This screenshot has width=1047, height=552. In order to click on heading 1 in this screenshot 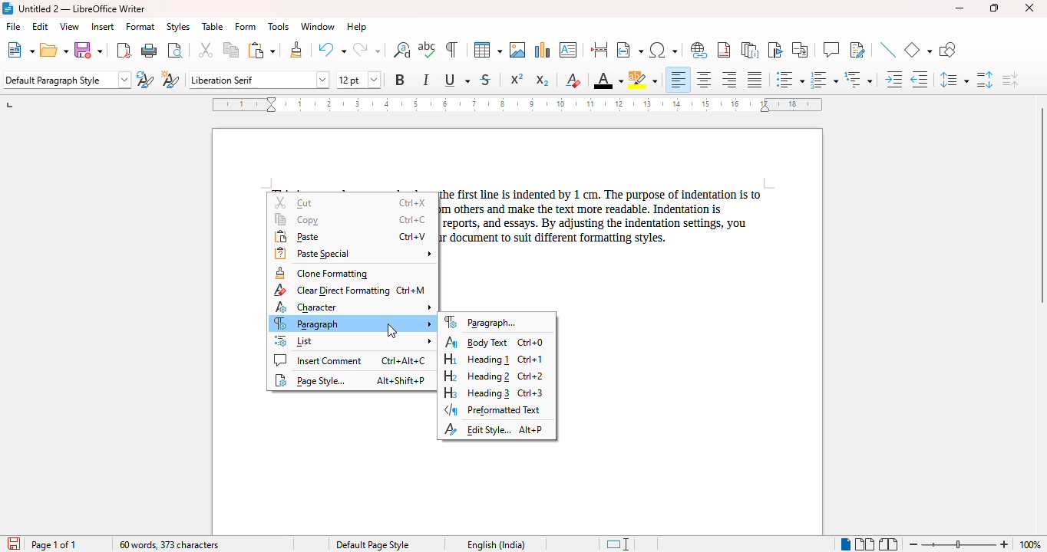, I will do `click(493, 360)`.